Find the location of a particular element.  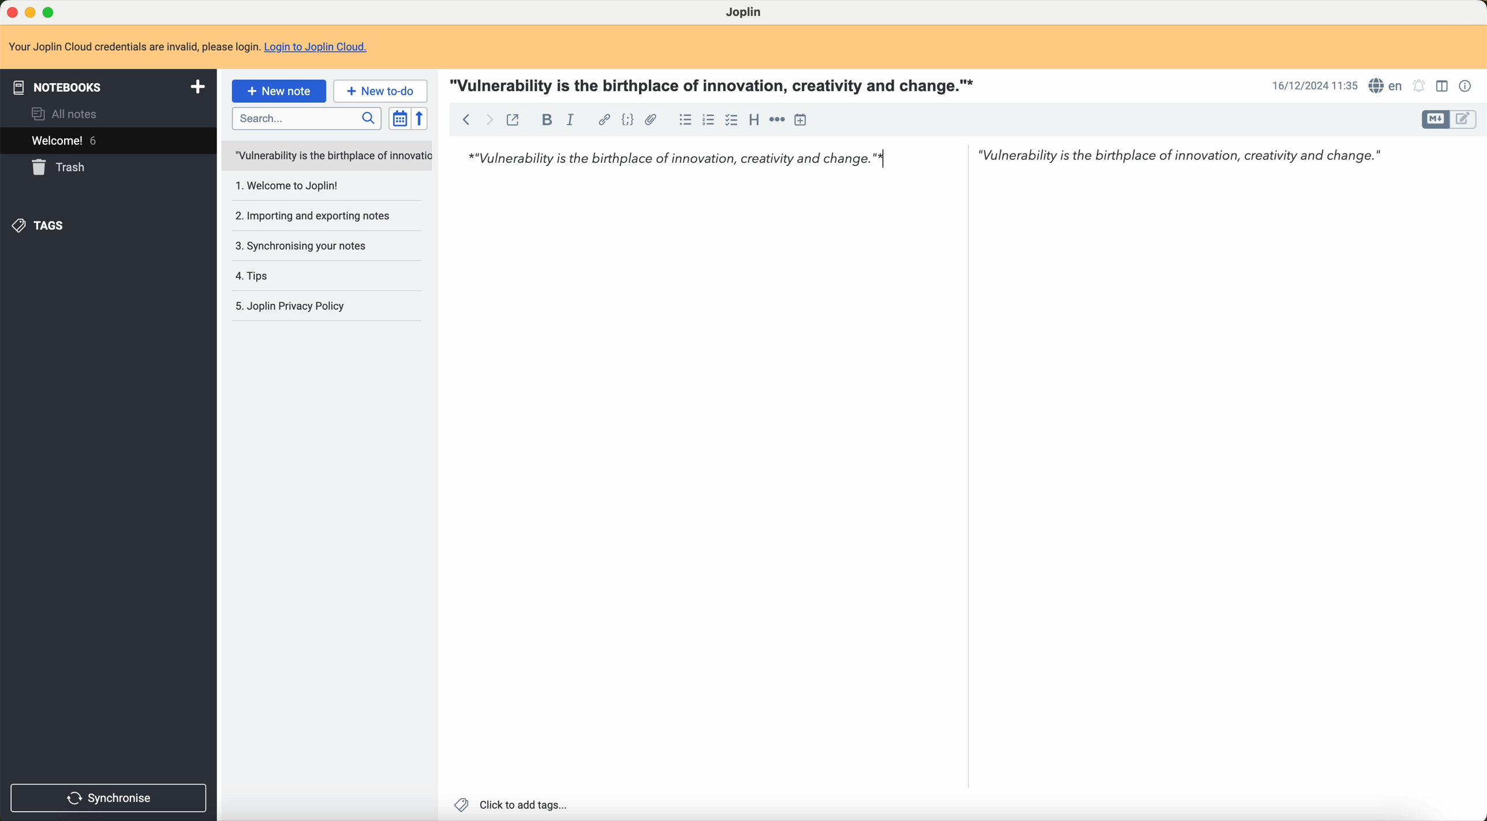

*"Vulnerability is the birthplace of innovation, creativity and change.” is located at coordinates (686, 163).